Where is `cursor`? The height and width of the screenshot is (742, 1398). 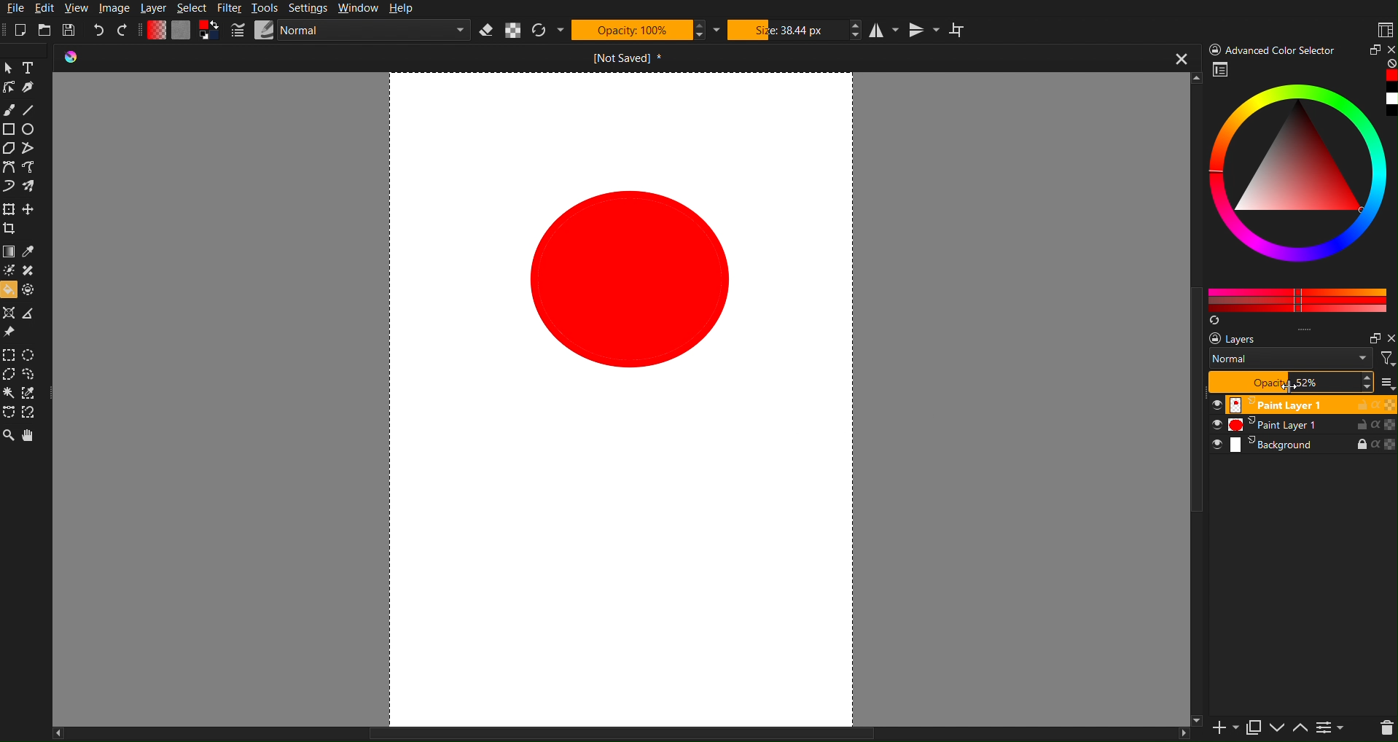 cursor is located at coordinates (1289, 389).